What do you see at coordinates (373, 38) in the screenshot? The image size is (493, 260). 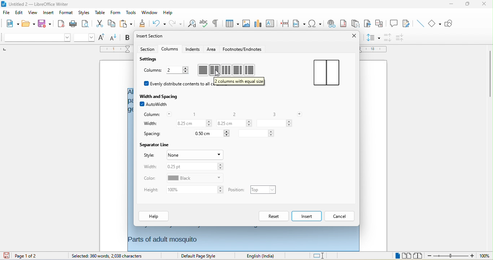 I see `set line spacing` at bounding box center [373, 38].